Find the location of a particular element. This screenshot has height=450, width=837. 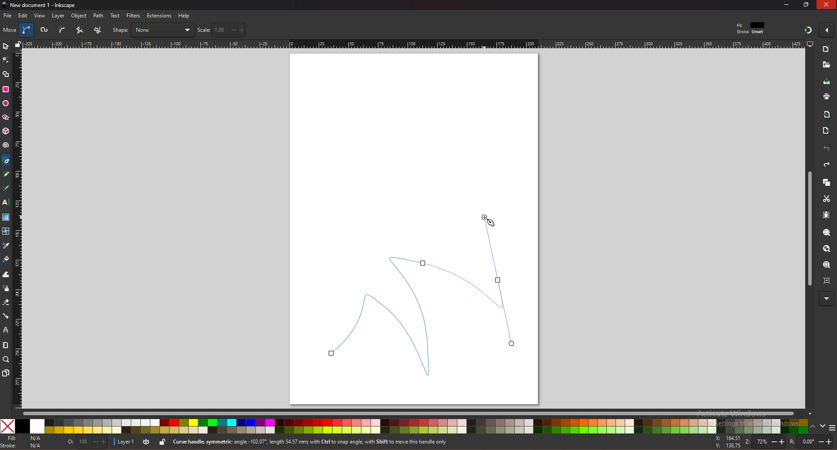

spray is located at coordinates (6, 289).